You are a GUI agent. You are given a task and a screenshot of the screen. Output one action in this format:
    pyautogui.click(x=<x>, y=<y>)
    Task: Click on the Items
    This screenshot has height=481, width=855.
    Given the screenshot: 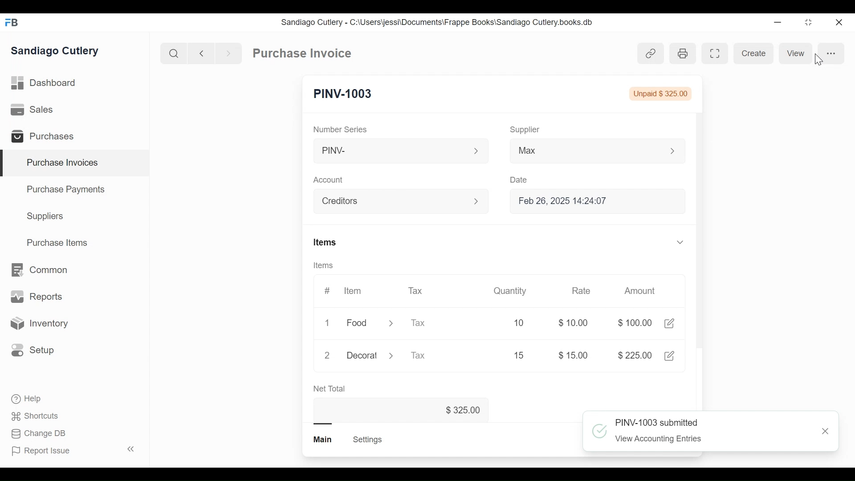 What is the action you would take?
    pyautogui.click(x=324, y=265)
    